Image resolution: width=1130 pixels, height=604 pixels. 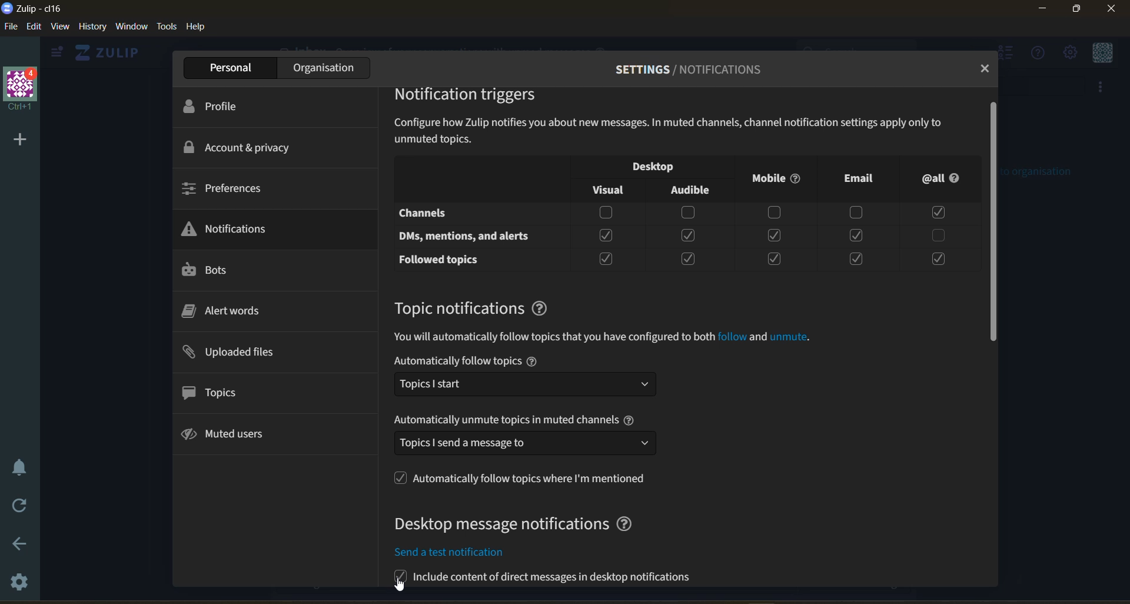 I want to click on Checkbox, so click(x=941, y=213).